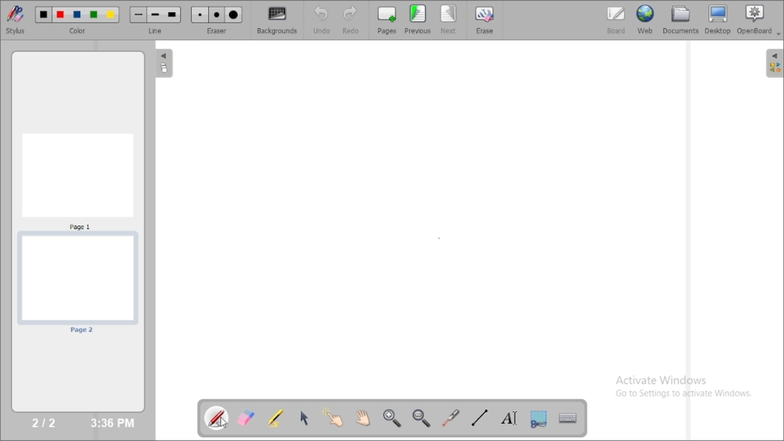 Image resolution: width=784 pixels, height=441 pixels. Describe the element at coordinates (278, 20) in the screenshot. I see `backgrounds` at that location.